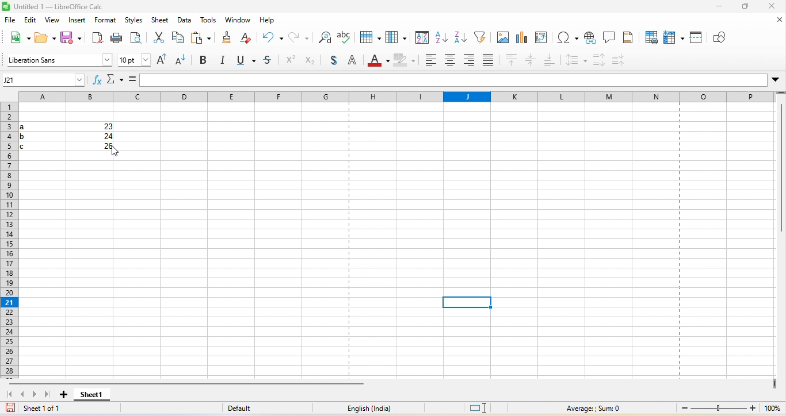  What do you see at coordinates (32, 20) in the screenshot?
I see `edit` at bounding box center [32, 20].